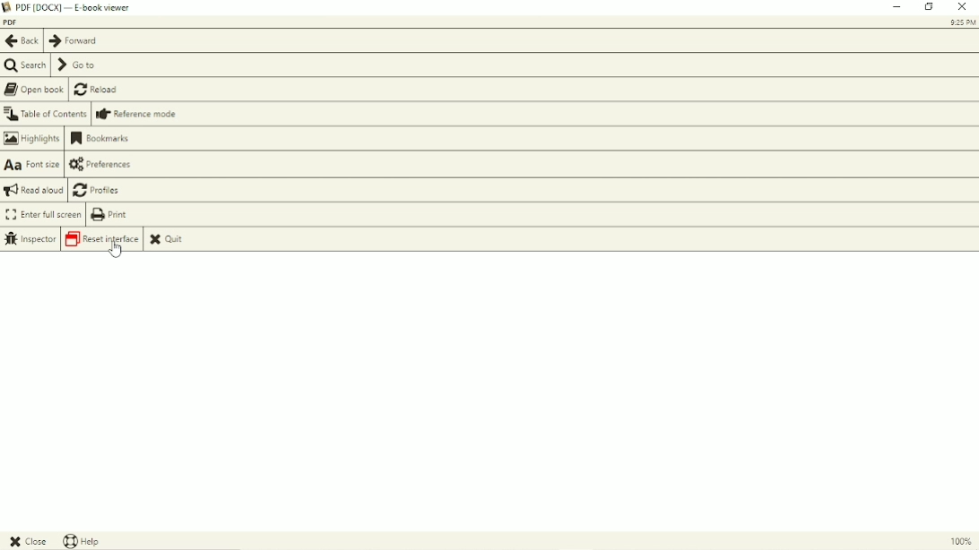  What do you see at coordinates (21, 41) in the screenshot?
I see `Back` at bounding box center [21, 41].